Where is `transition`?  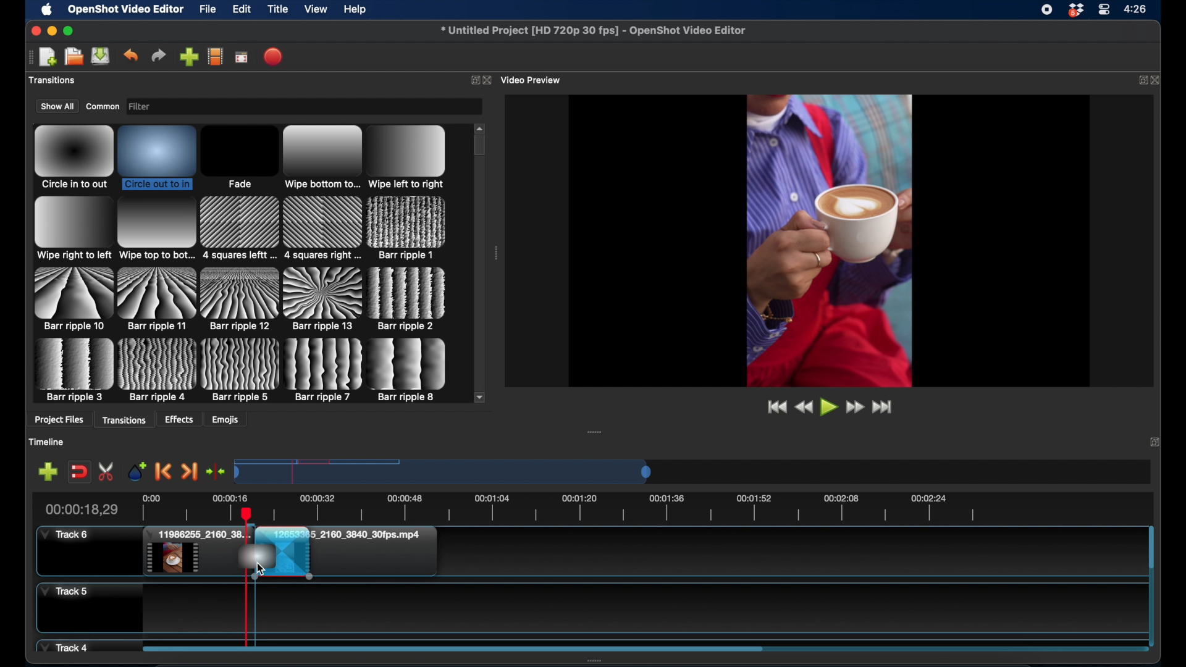
transition is located at coordinates (72, 229).